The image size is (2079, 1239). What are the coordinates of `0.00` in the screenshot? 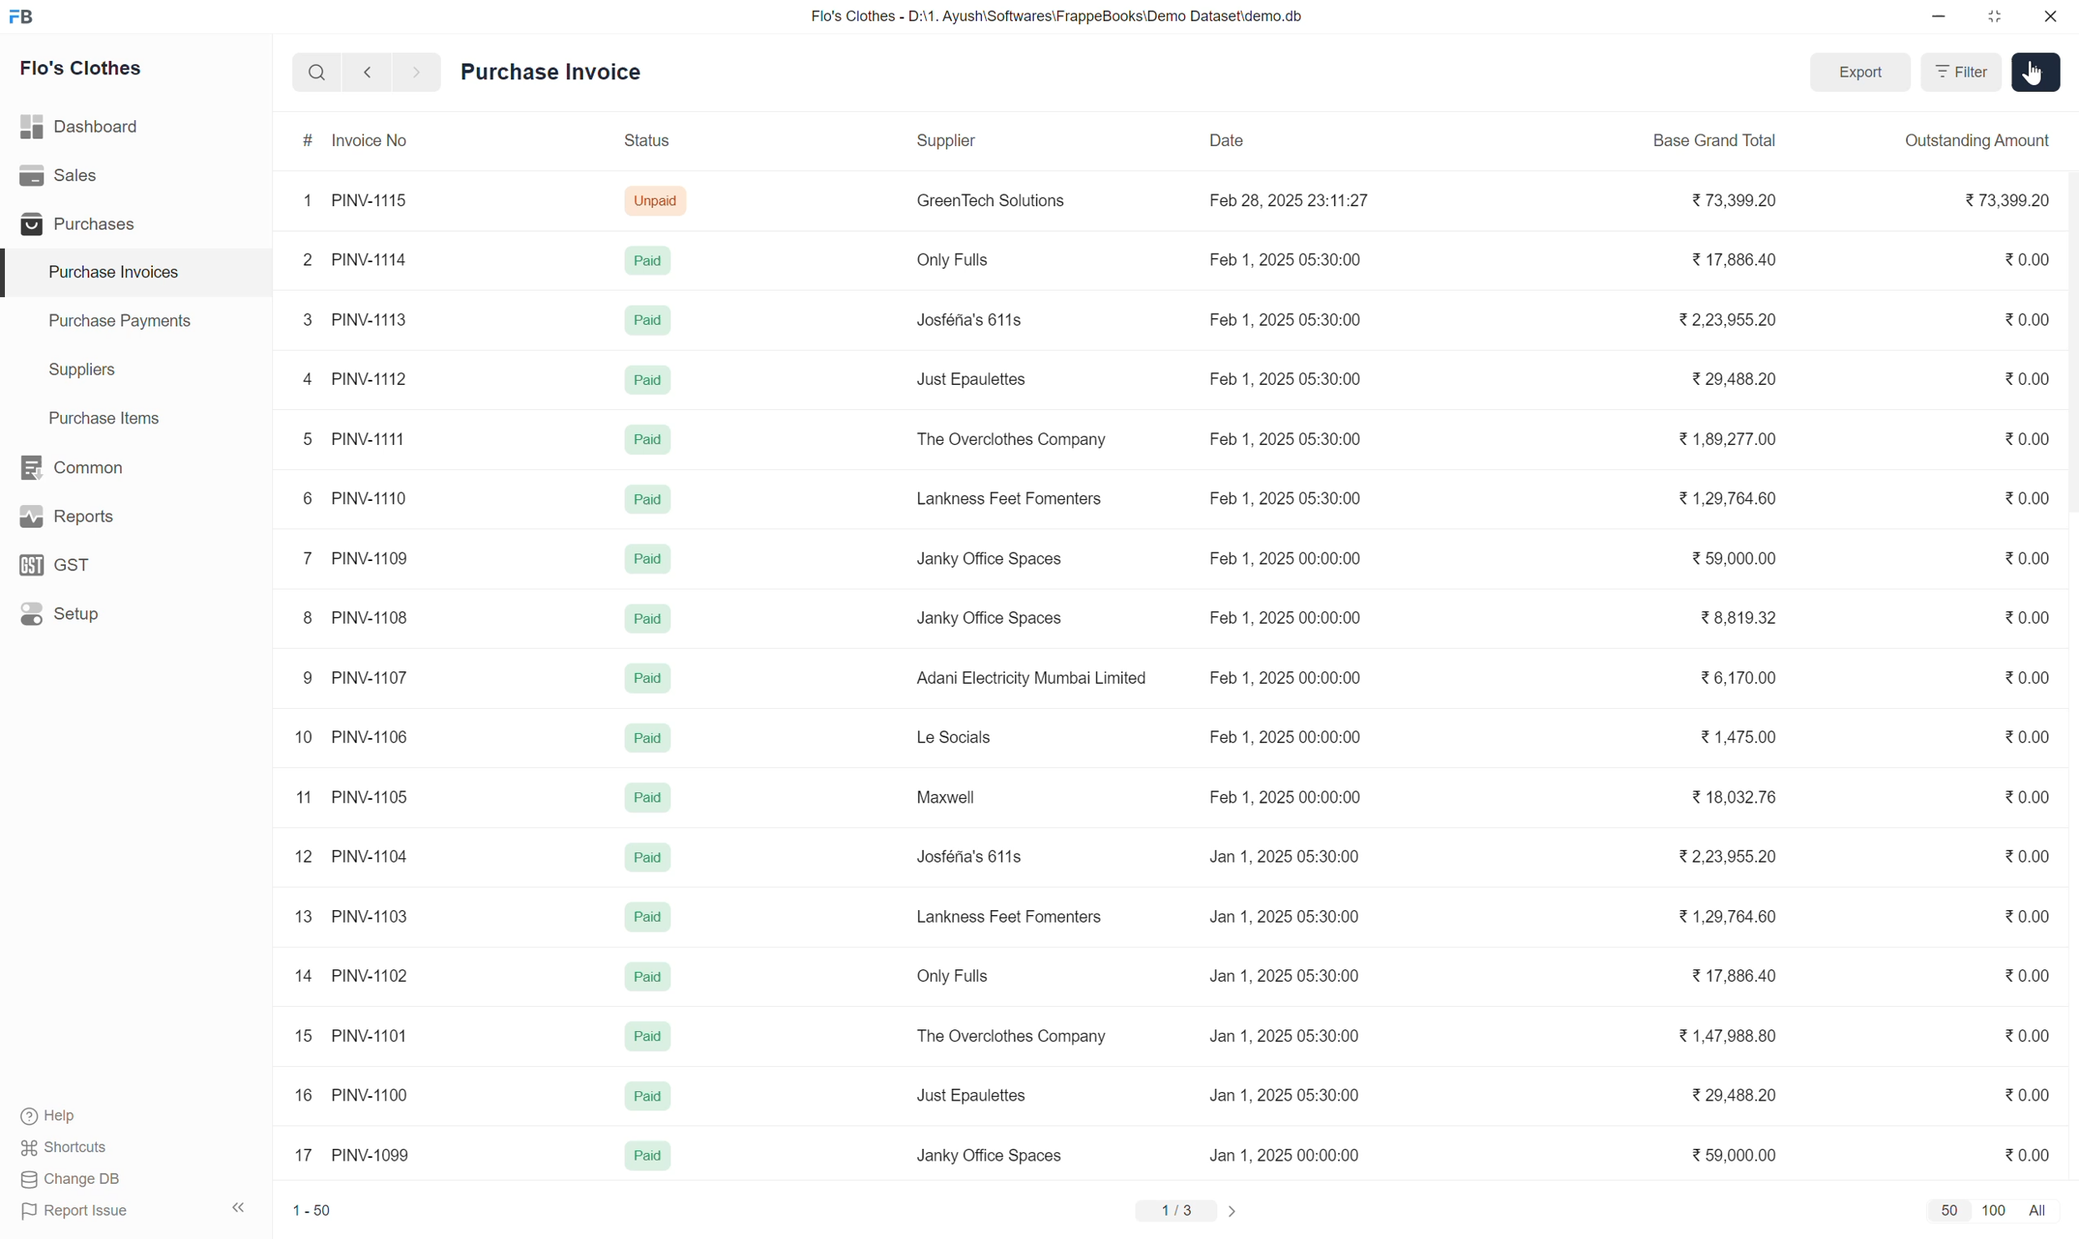 It's located at (2028, 1098).